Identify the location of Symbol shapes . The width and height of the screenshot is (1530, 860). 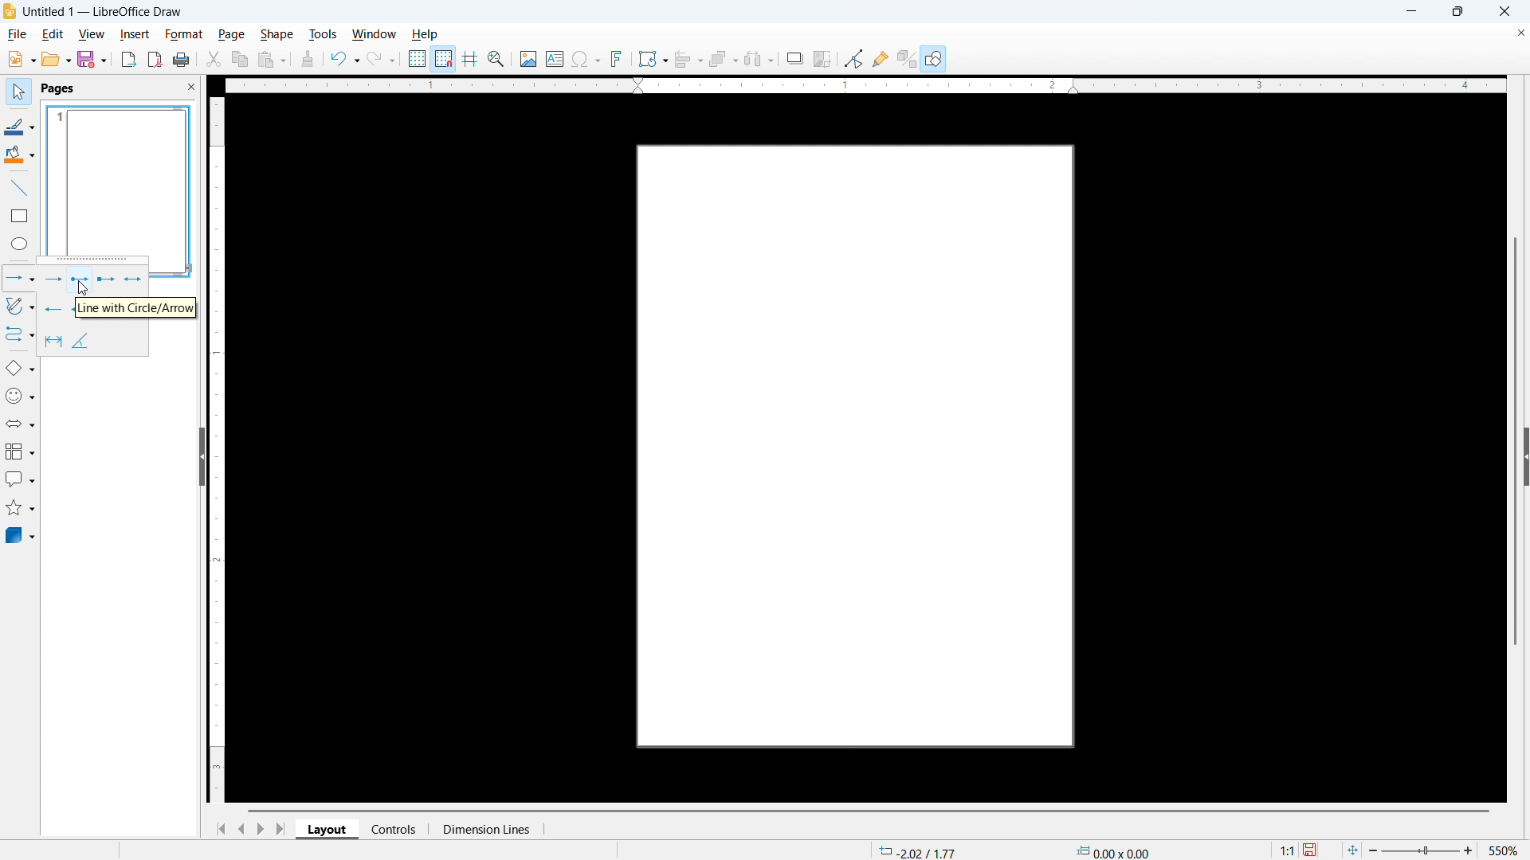
(20, 396).